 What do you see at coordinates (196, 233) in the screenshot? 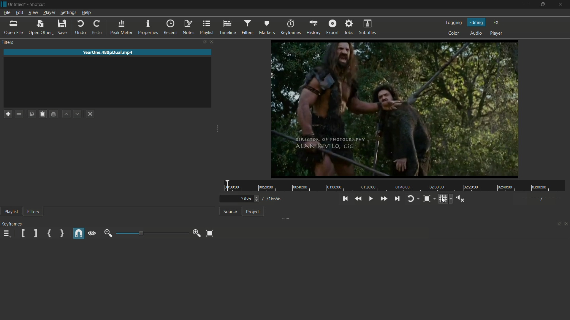
I see `zoom in` at bounding box center [196, 233].